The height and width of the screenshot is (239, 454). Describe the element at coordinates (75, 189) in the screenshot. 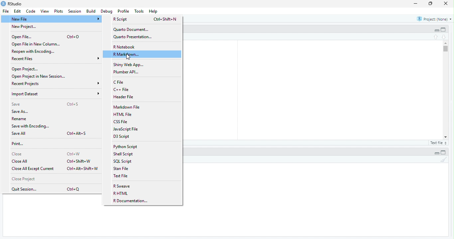

I see `Ctrl+Q` at that location.